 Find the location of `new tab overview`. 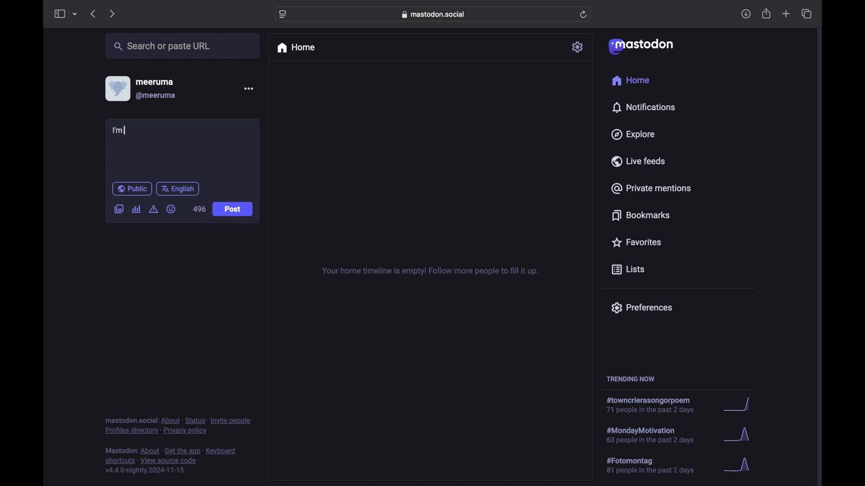

new tab overview is located at coordinates (786, 13).